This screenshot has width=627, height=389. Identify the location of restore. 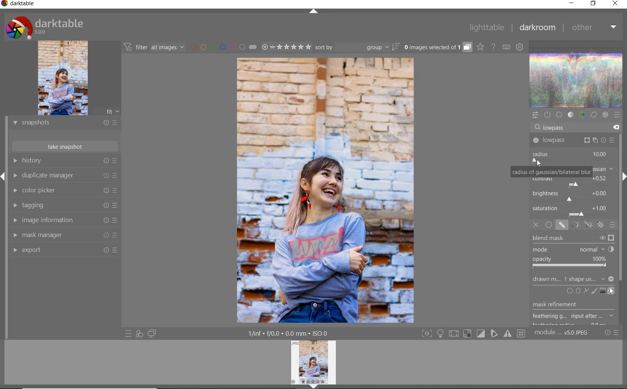
(593, 4).